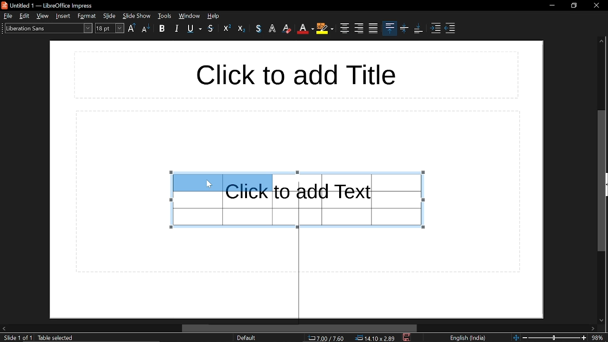 This screenshot has height=342, width=608. I want to click on center, so click(343, 28).